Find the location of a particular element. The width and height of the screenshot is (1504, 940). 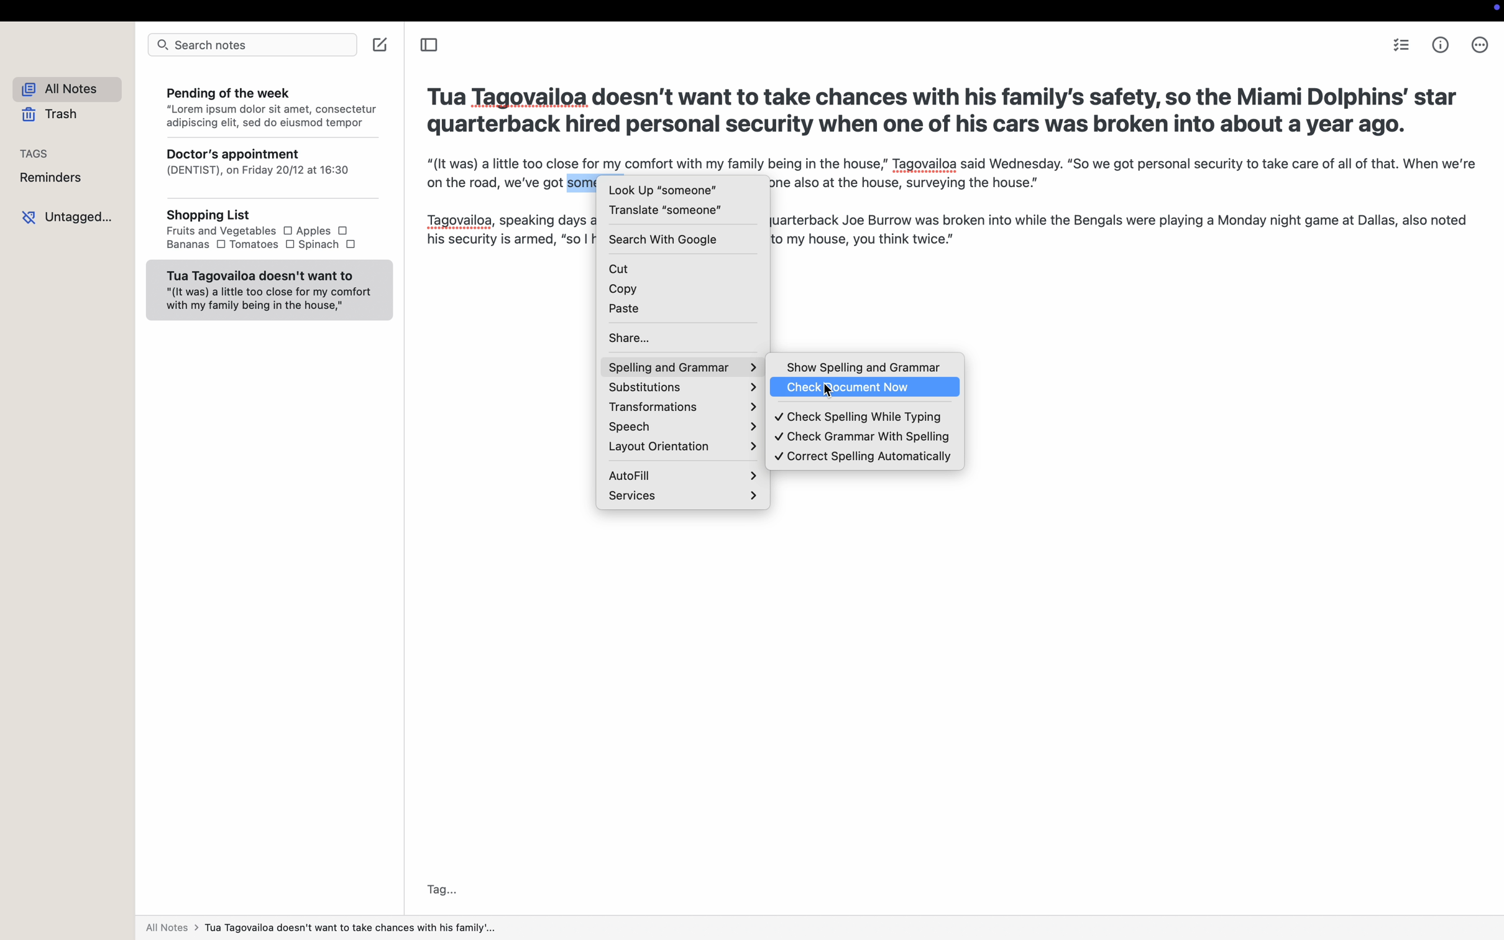

Tua Tagovailoa doesn't want to
"(It was) a little too close for my comfort
with my family being in the house," is located at coordinates (268, 290).